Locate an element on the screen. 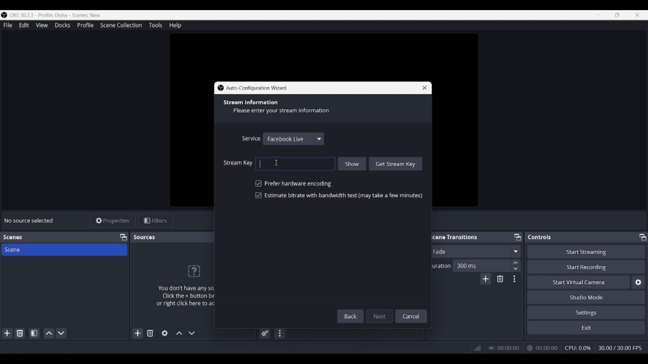  Source status is located at coordinates (30, 220).